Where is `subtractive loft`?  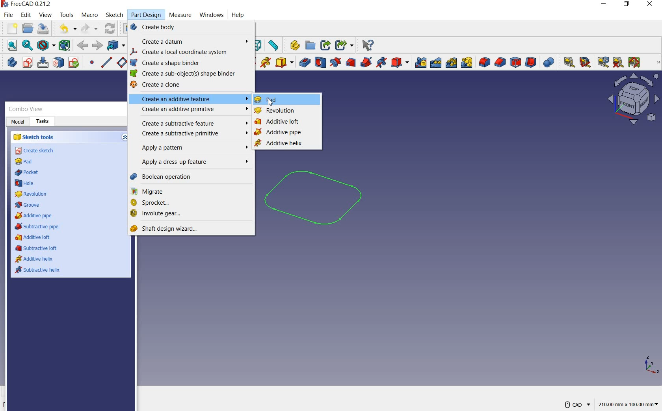 subtractive loft is located at coordinates (37, 248).